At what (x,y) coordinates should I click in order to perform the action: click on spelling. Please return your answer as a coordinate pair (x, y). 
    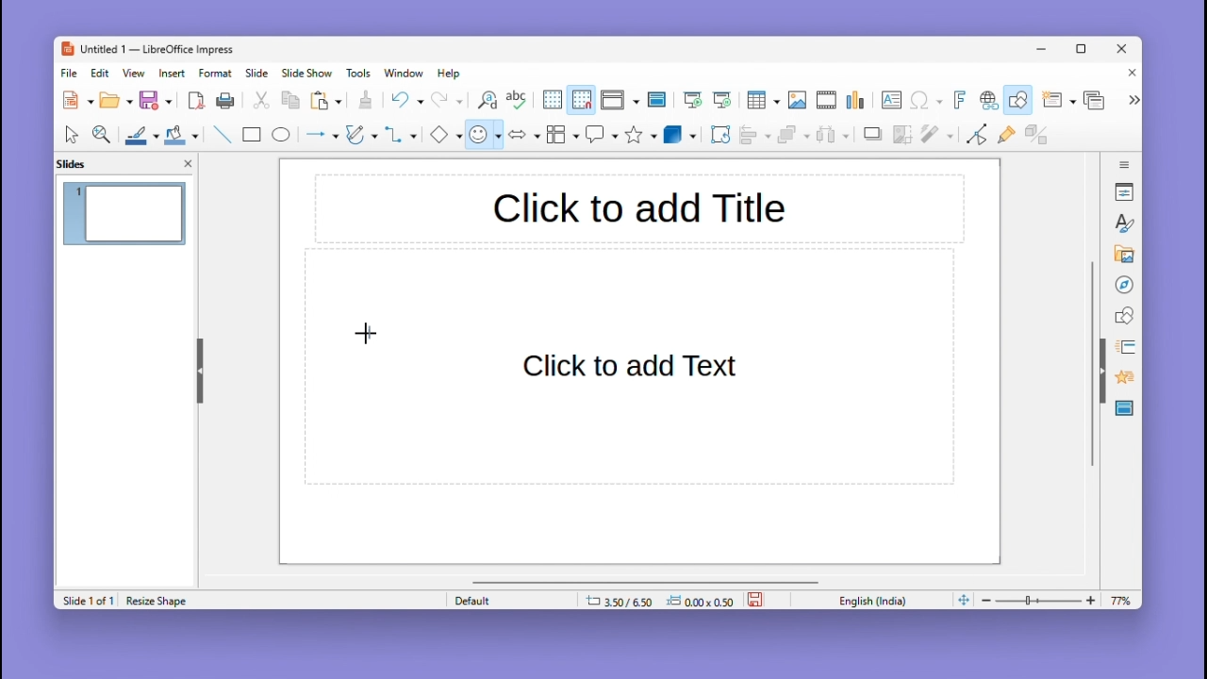
    Looking at the image, I should click on (517, 101).